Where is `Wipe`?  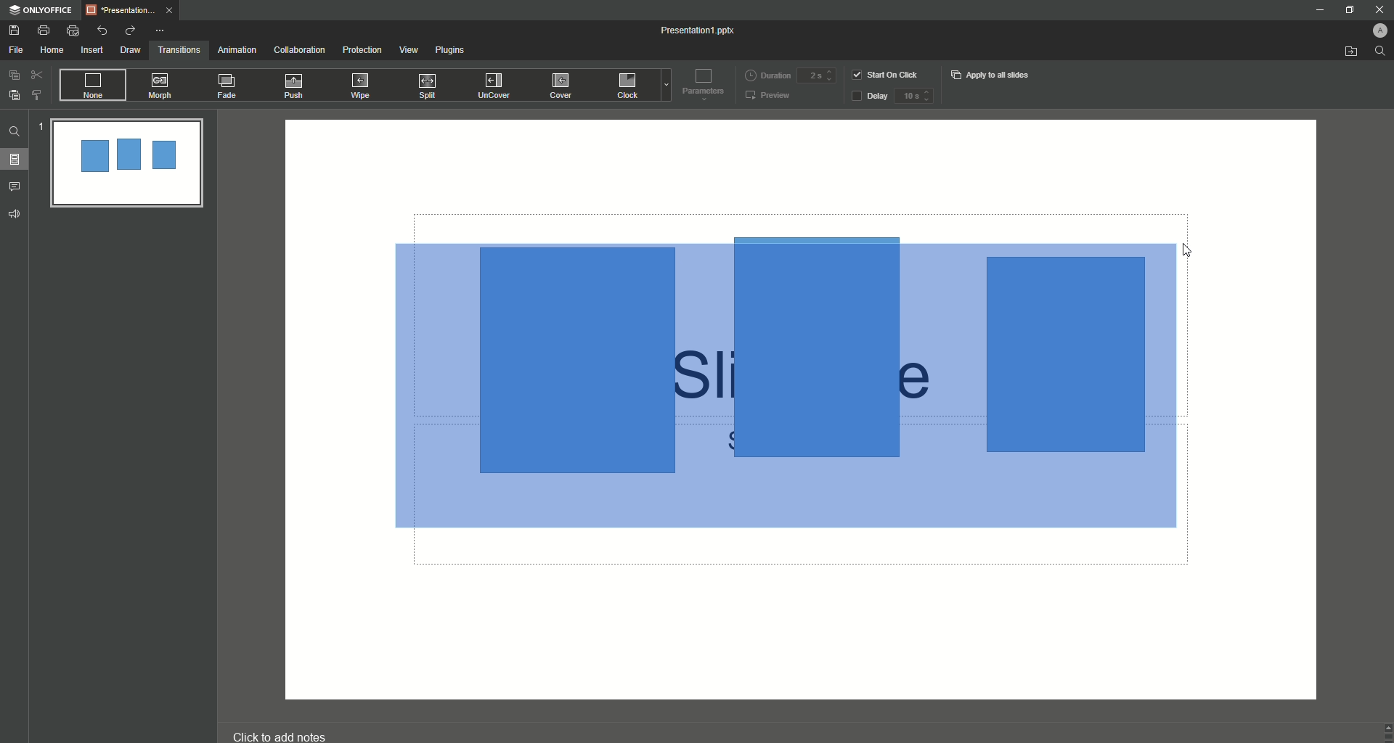 Wipe is located at coordinates (361, 85).